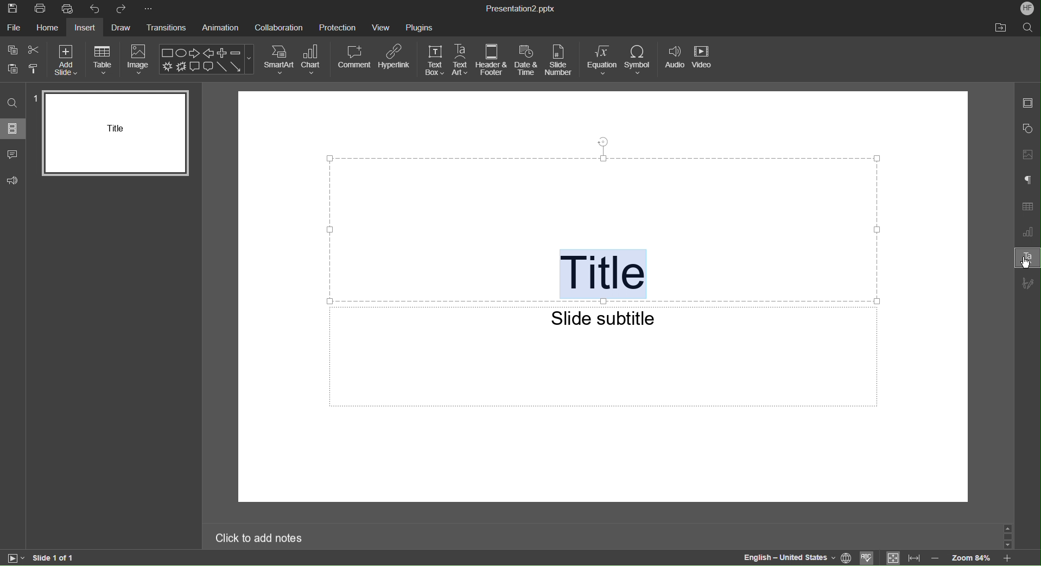  What do you see at coordinates (1028, 282) in the screenshot?
I see `Signature` at bounding box center [1028, 282].